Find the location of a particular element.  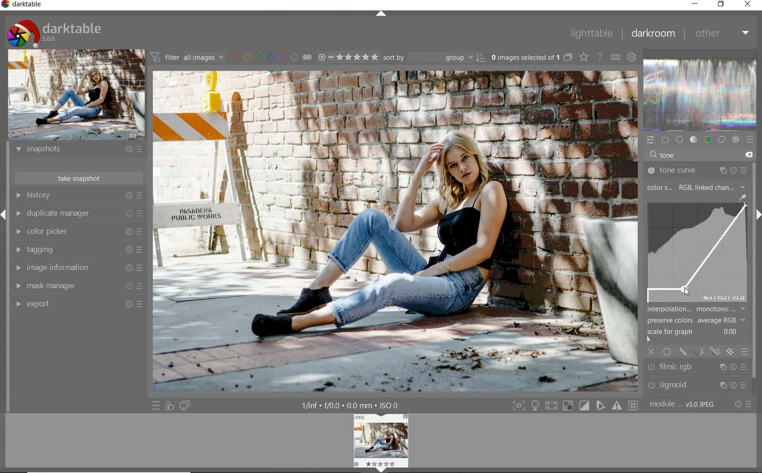

tone curve map is located at coordinates (697, 253).